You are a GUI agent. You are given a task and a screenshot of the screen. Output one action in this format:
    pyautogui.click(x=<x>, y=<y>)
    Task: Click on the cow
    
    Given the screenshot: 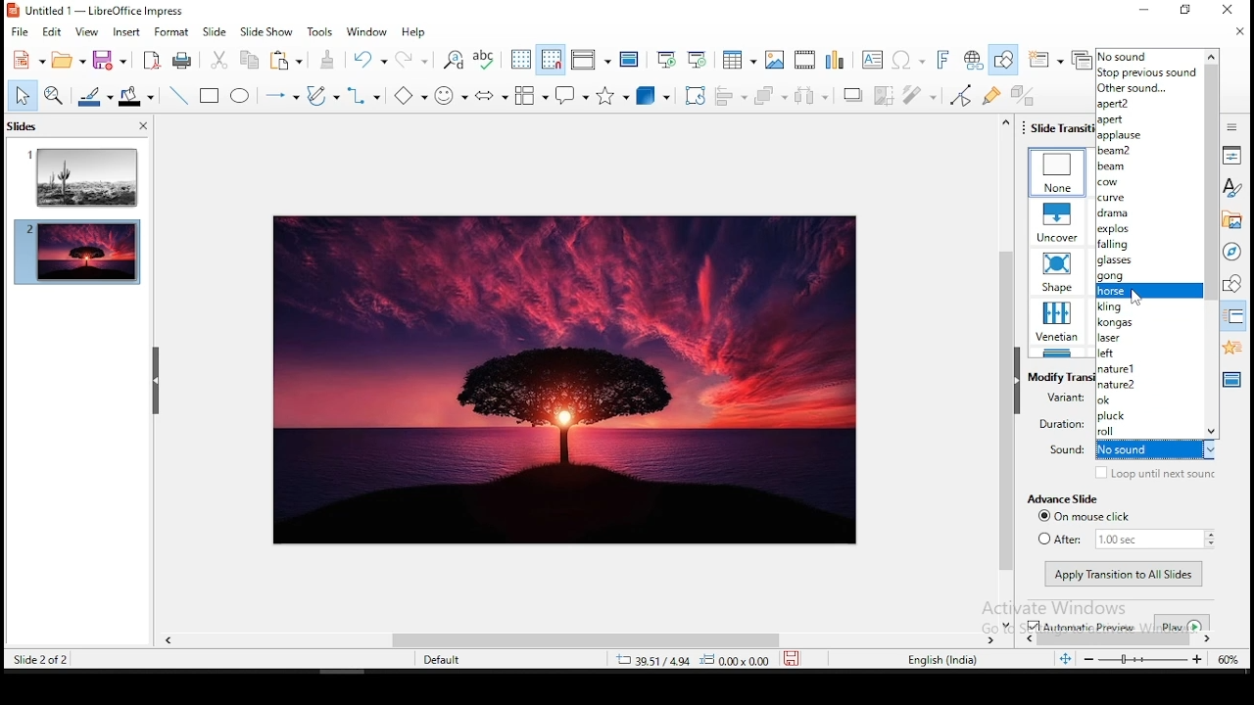 What is the action you would take?
    pyautogui.click(x=1147, y=182)
    